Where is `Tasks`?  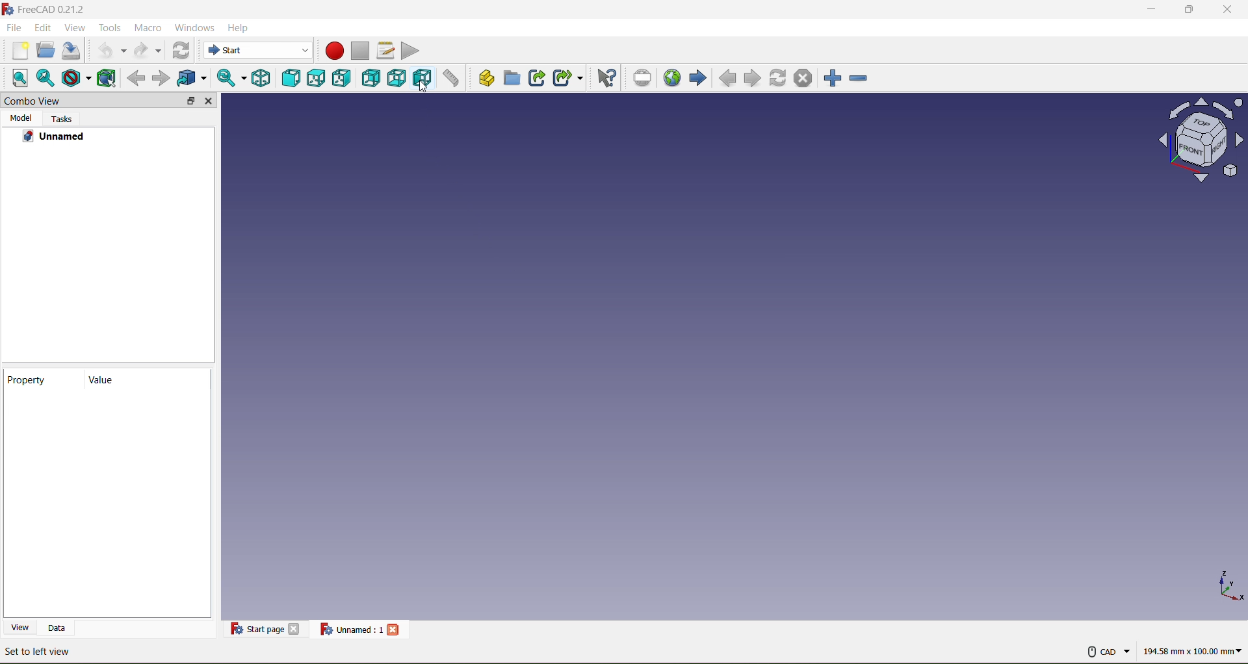 Tasks is located at coordinates (62, 120).